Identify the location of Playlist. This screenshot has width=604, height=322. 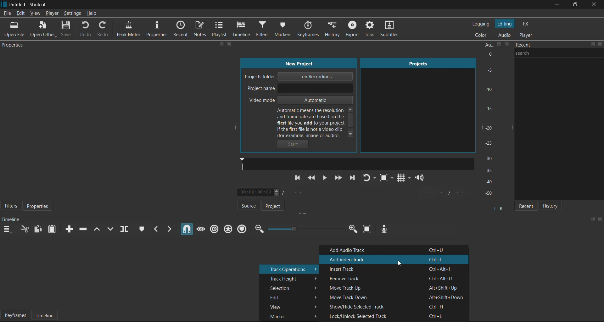
(220, 30).